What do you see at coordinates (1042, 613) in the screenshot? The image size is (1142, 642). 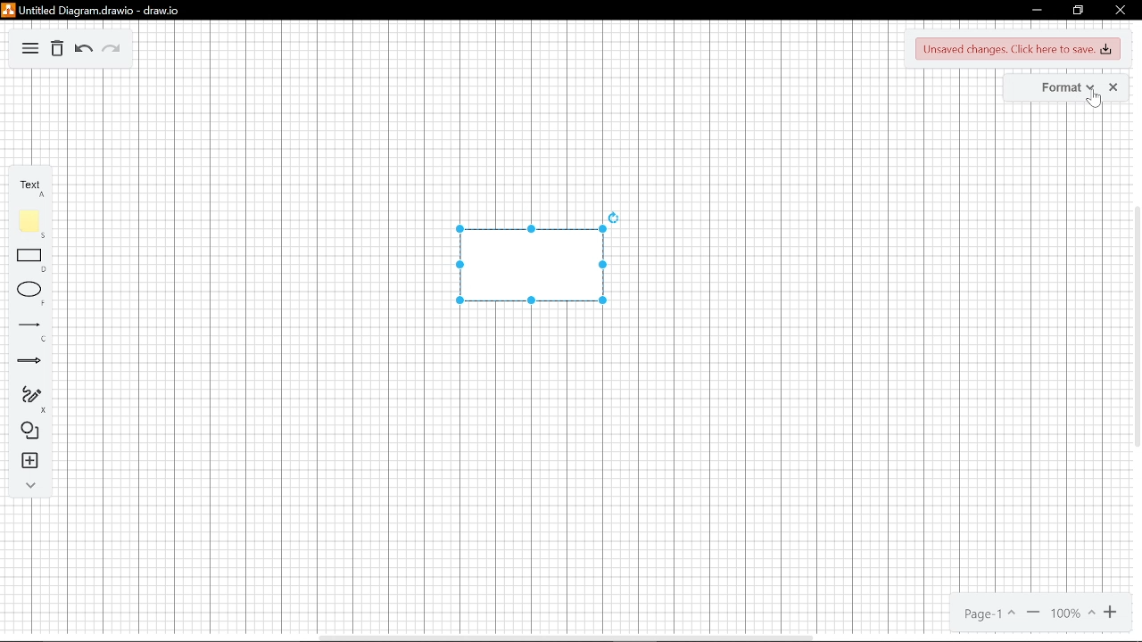 I see `Page-1~ — 100% ~ +` at bounding box center [1042, 613].